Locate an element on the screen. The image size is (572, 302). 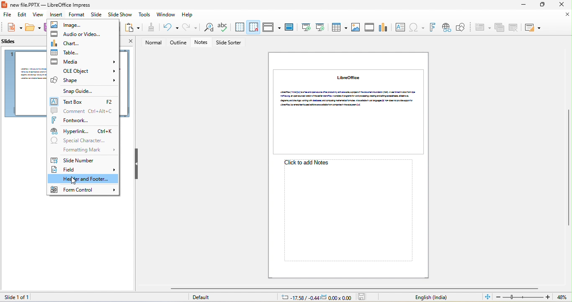
hyperlink is located at coordinates (82, 131).